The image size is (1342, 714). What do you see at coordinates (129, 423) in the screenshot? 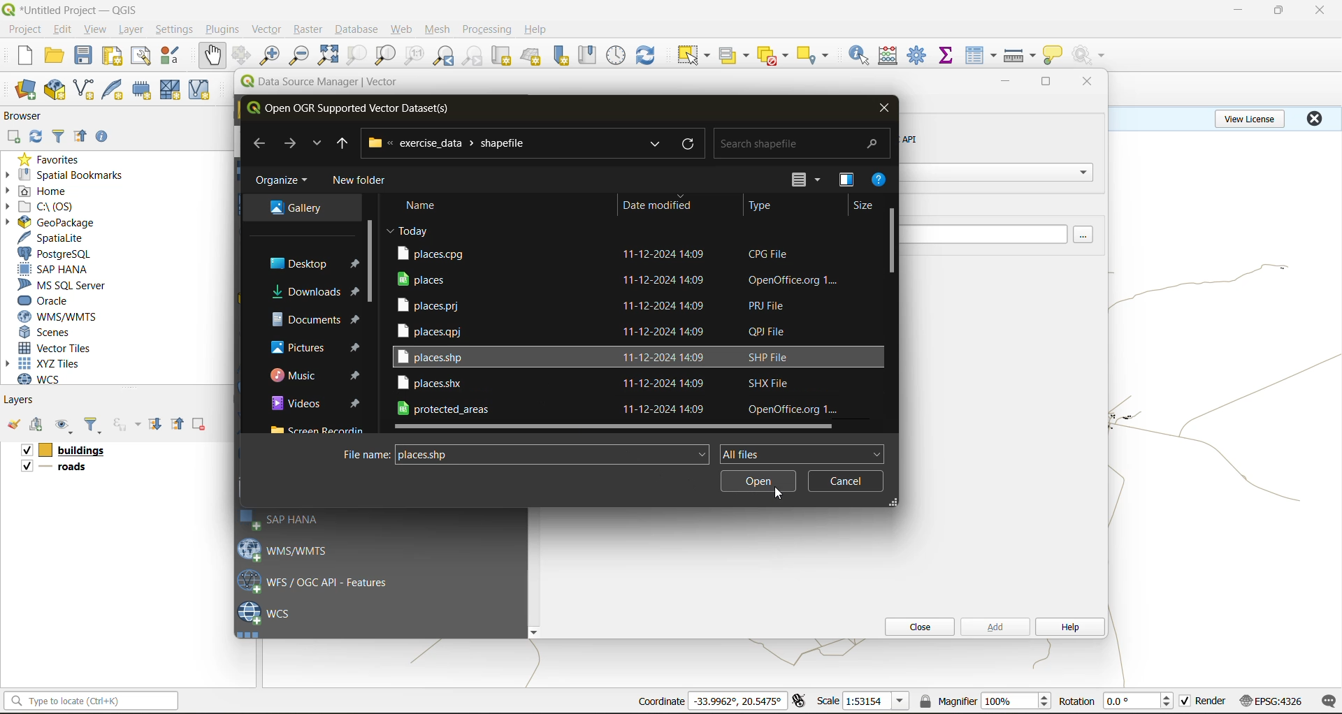
I see `filter by expression` at bounding box center [129, 423].